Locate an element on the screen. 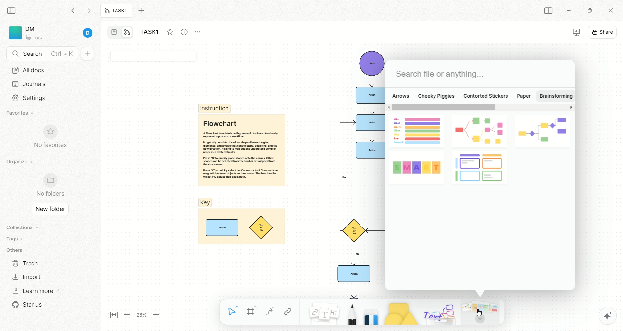 This screenshot has height=331, width=623. task1 is located at coordinates (116, 11).